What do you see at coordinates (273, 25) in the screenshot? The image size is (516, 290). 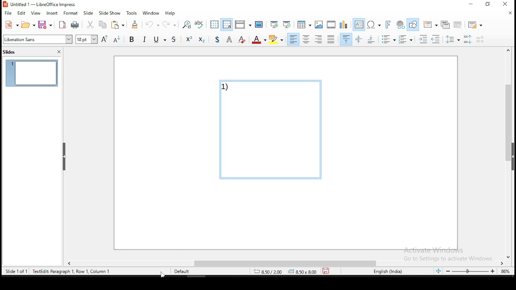 I see `start from first slide` at bounding box center [273, 25].